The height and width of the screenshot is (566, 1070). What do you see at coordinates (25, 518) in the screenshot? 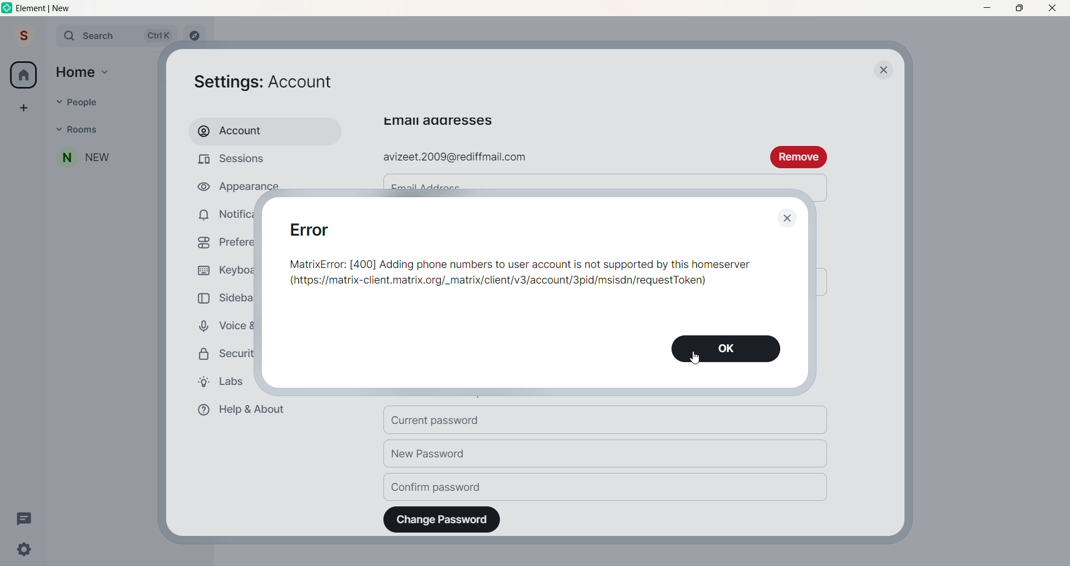
I see `Threads` at bounding box center [25, 518].